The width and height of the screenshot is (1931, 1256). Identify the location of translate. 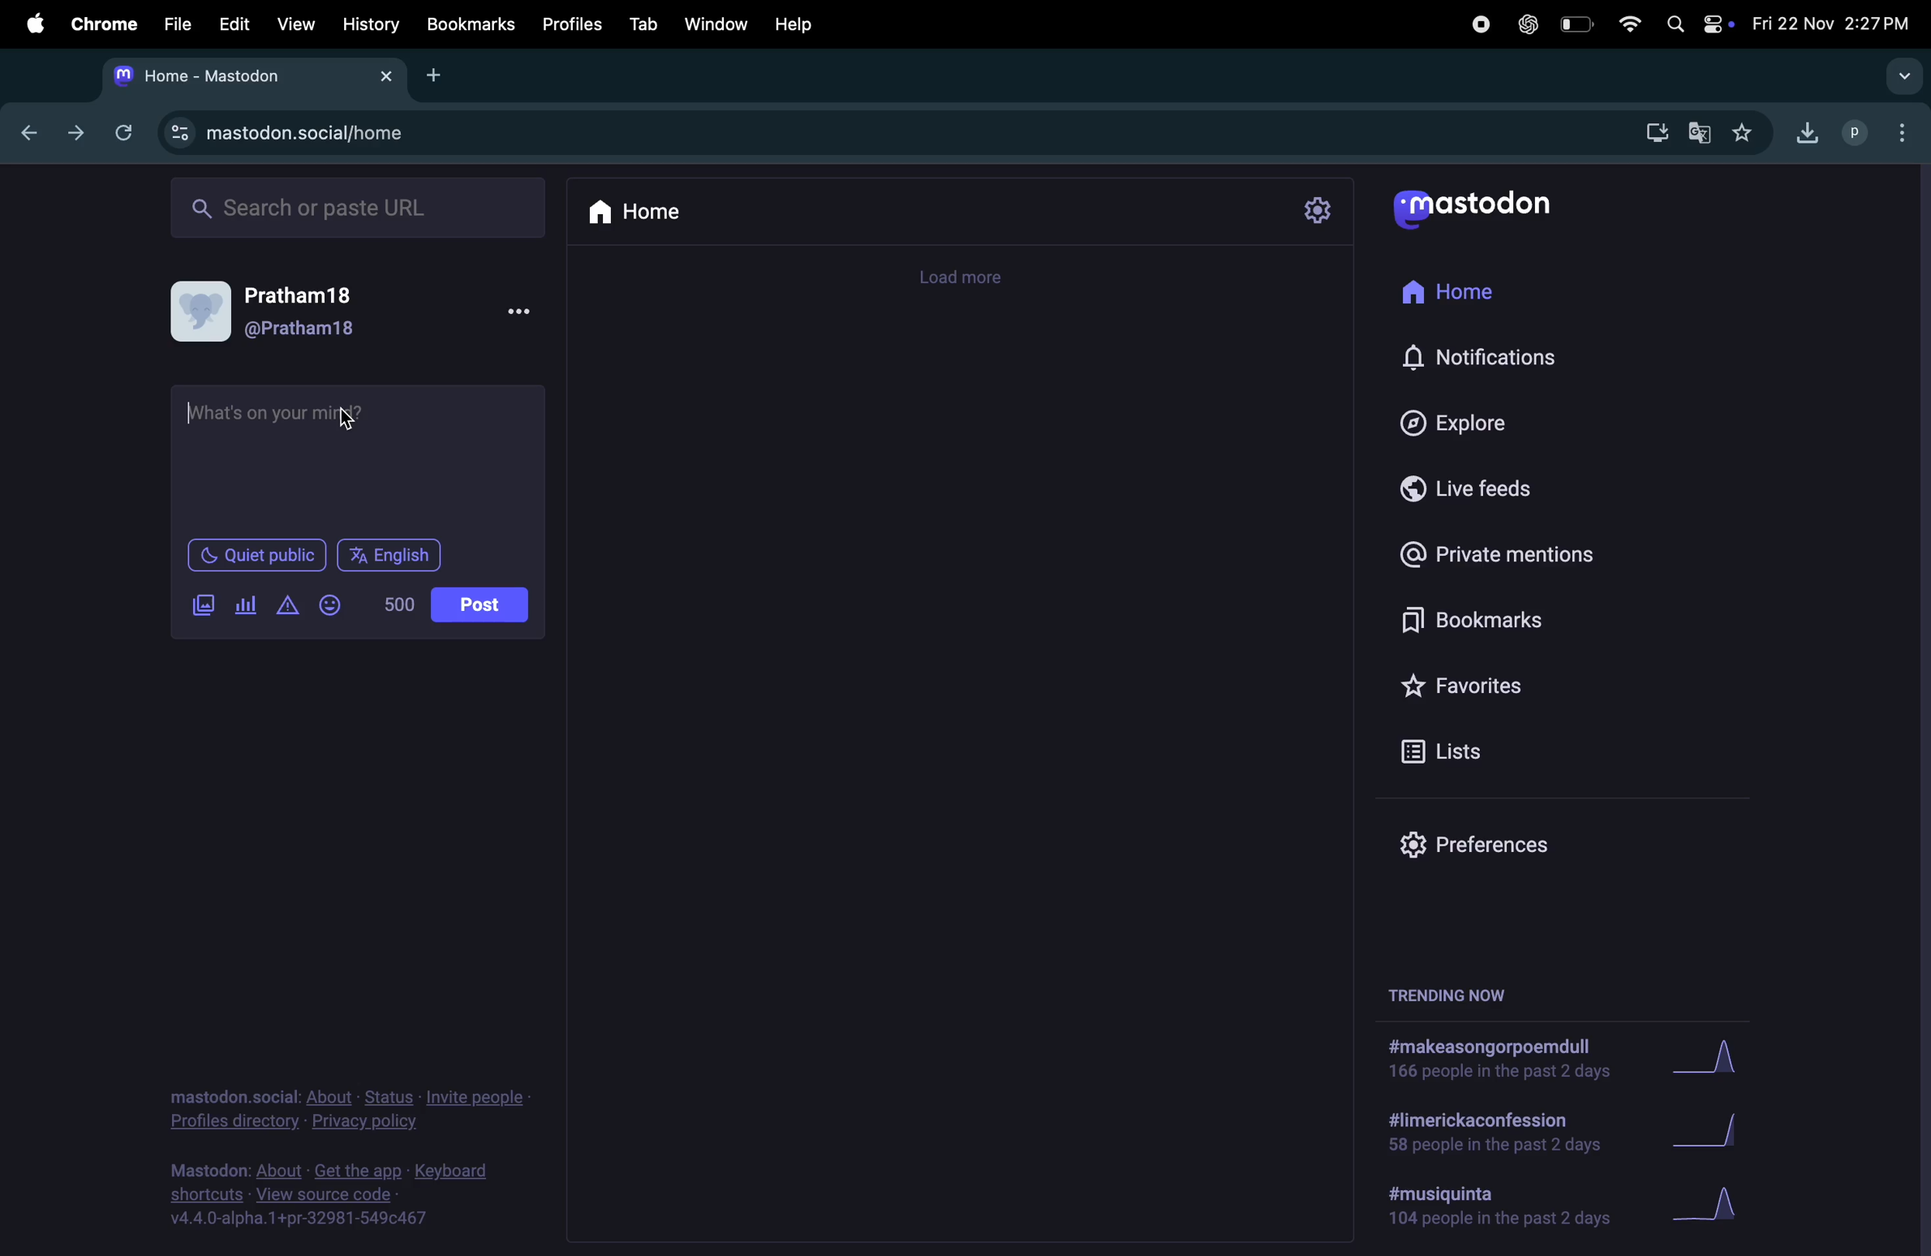
(1700, 128).